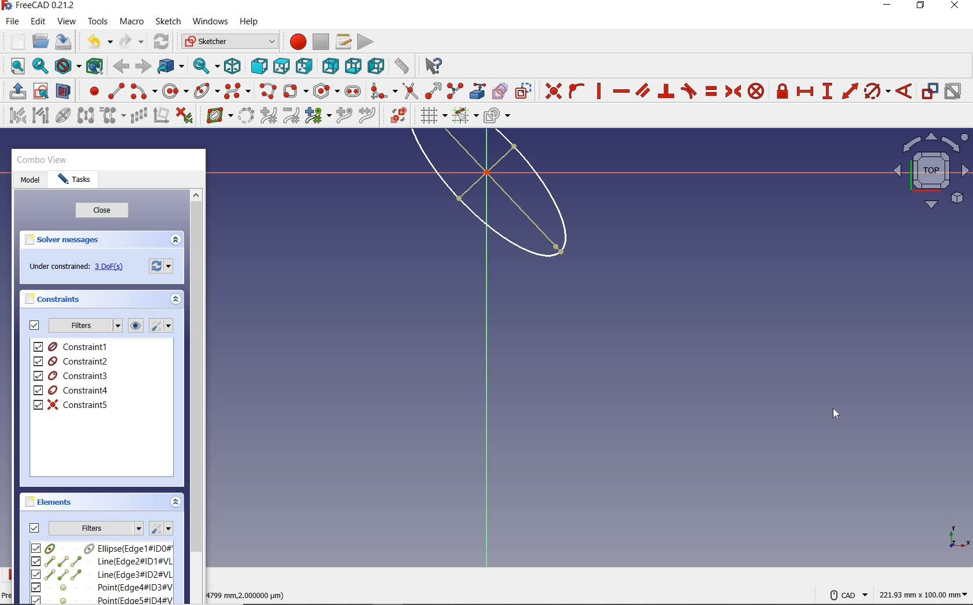 Image resolution: width=973 pixels, height=605 pixels. What do you see at coordinates (524, 90) in the screenshot?
I see `toggle construction geometry` at bounding box center [524, 90].